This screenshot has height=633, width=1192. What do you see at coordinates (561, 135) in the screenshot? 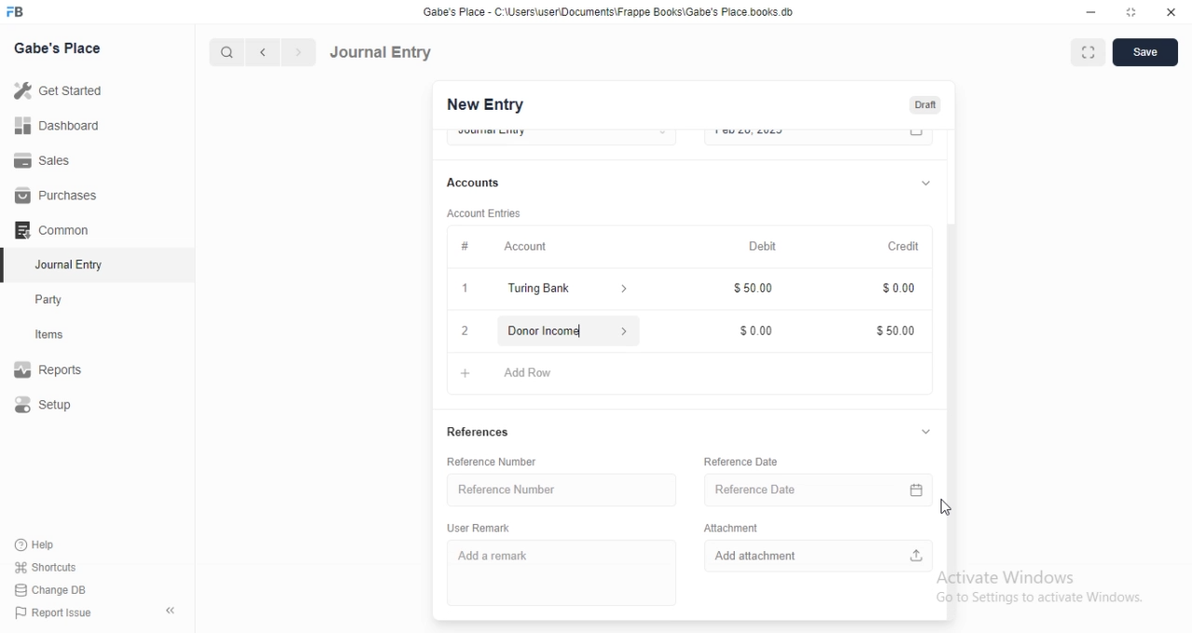
I see `Entry Type` at bounding box center [561, 135].